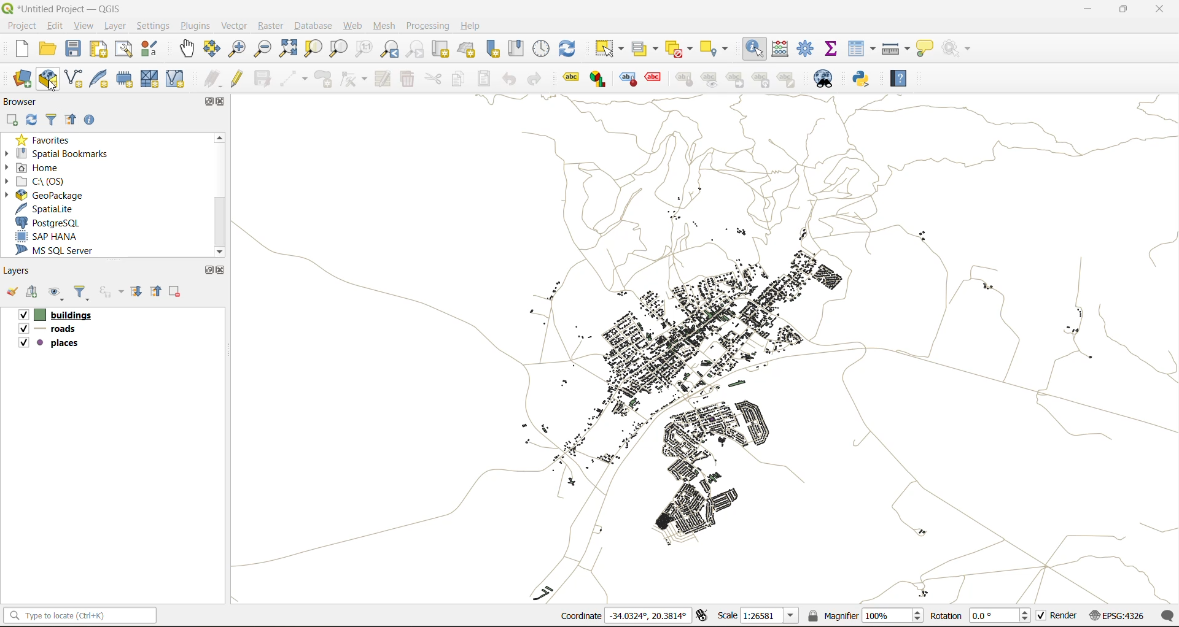 The image size is (1179, 627). Describe the element at coordinates (118, 26) in the screenshot. I see `layer` at that location.